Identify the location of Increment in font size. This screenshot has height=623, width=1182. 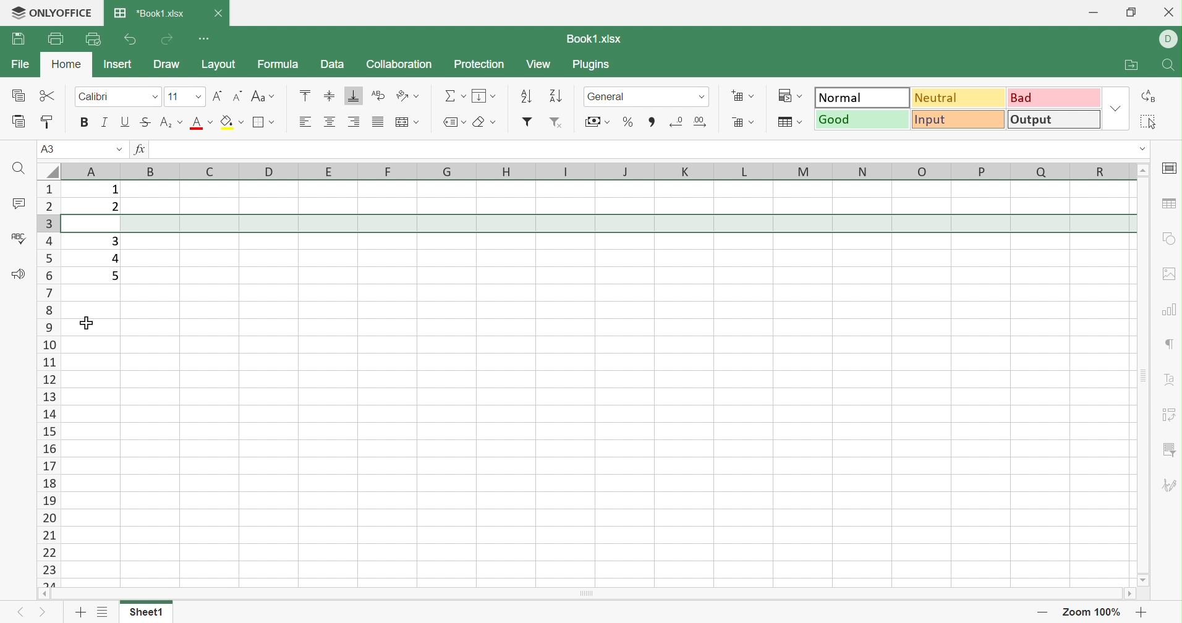
(216, 95).